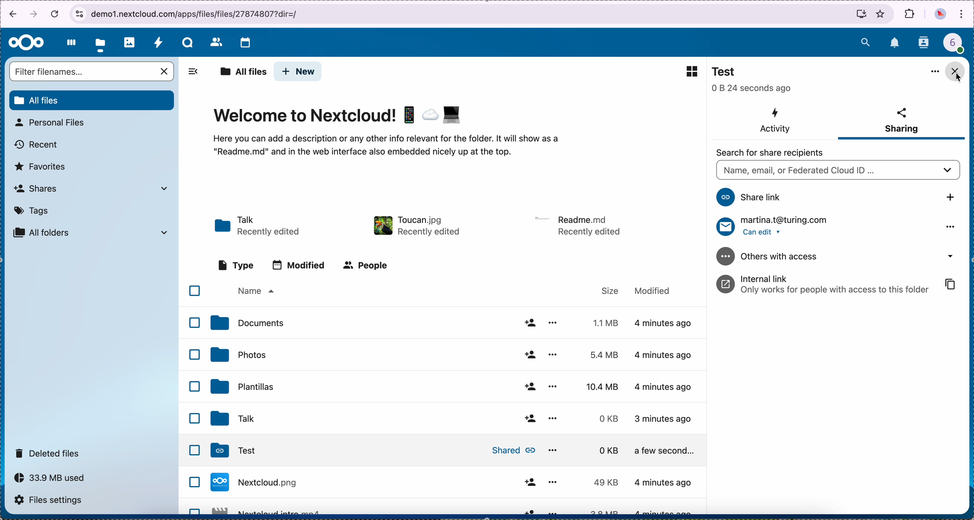 The image size is (974, 520). I want to click on contacts, so click(924, 43).